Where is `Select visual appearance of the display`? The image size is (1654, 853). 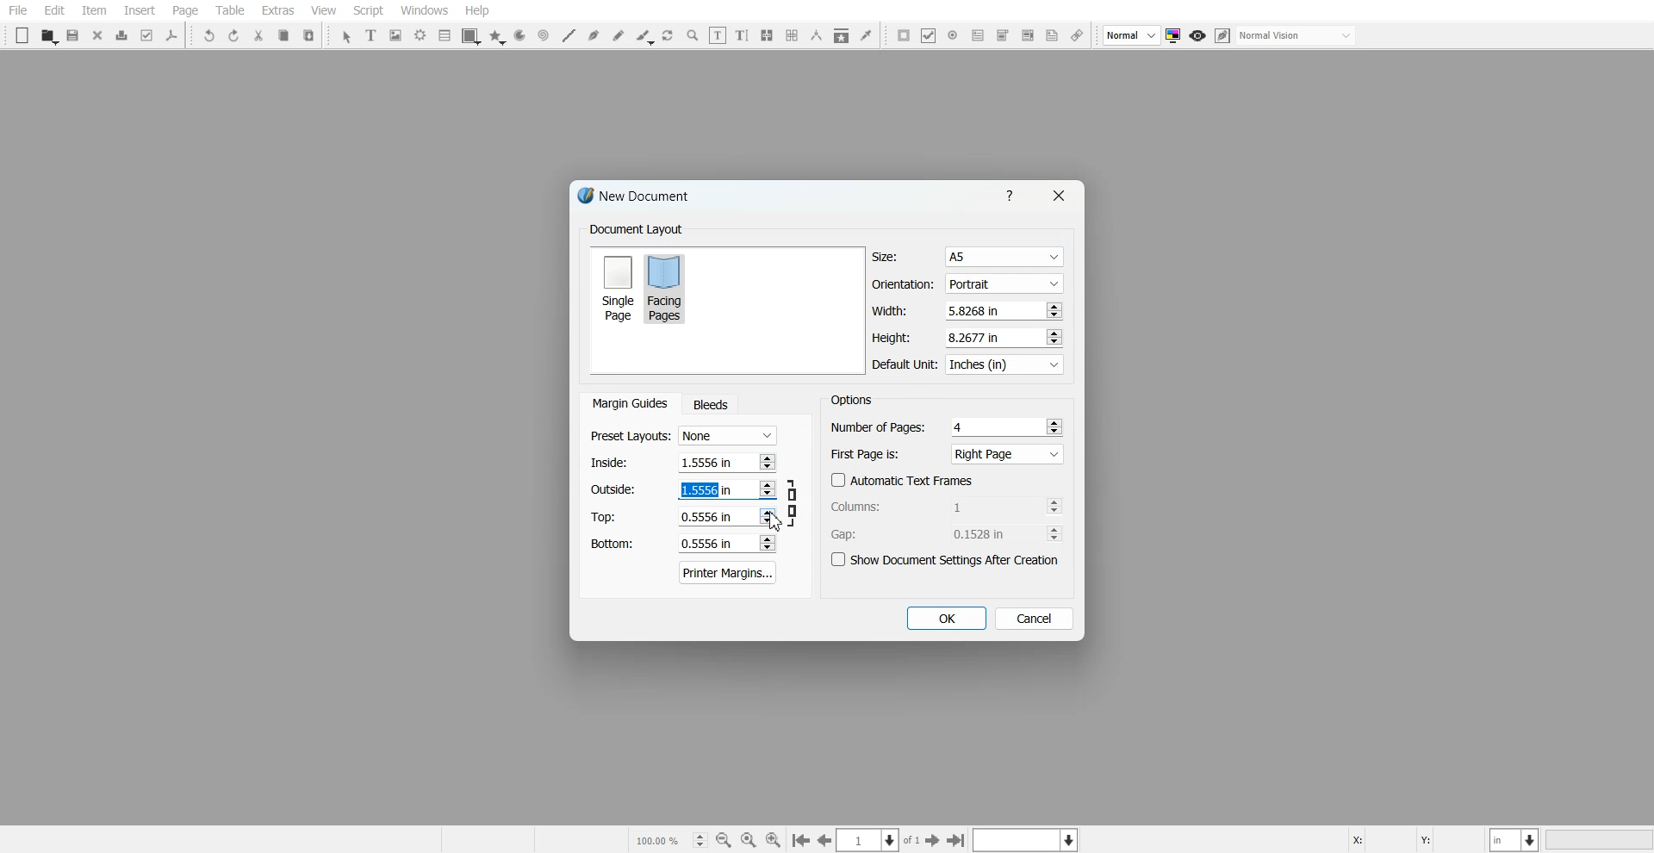
Select visual appearance of the display is located at coordinates (1297, 36).